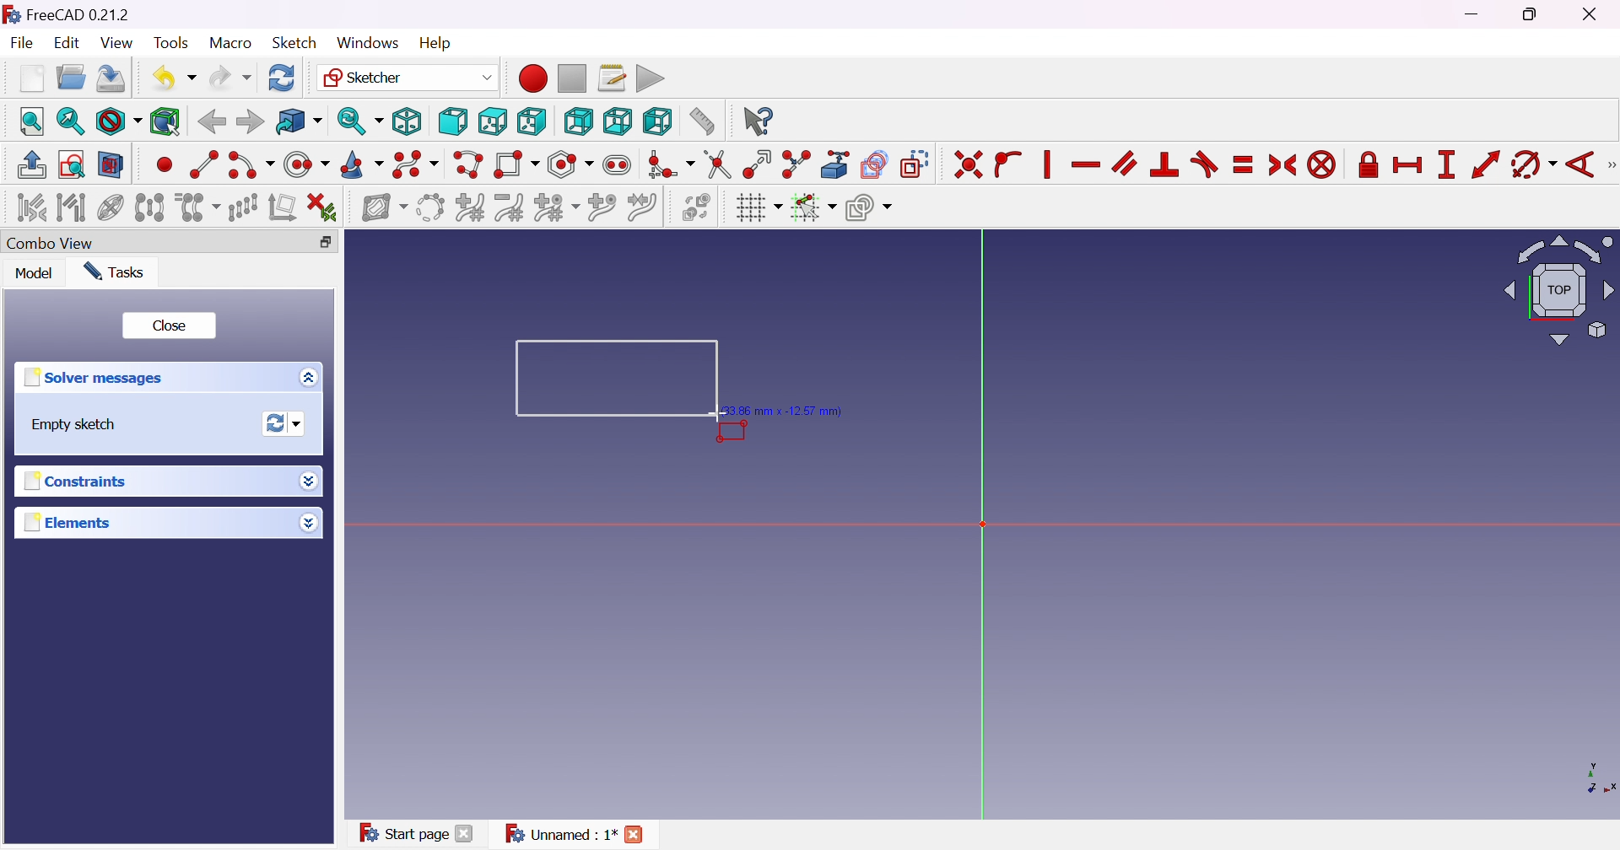  What do you see at coordinates (605, 376) in the screenshot?
I see `Rectangle` at bounding box center [605, 376].